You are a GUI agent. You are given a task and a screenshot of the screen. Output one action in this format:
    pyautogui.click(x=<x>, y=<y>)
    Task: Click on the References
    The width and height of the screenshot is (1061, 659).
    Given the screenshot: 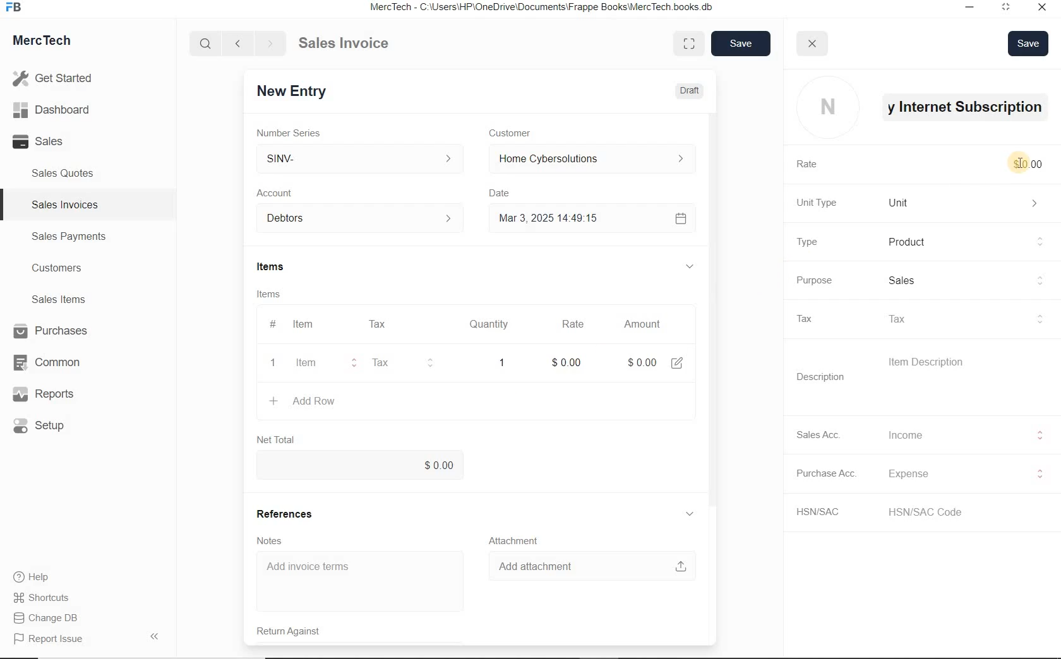 What is the action you would take?
    pyautogui.click(x=287, y=513)
    